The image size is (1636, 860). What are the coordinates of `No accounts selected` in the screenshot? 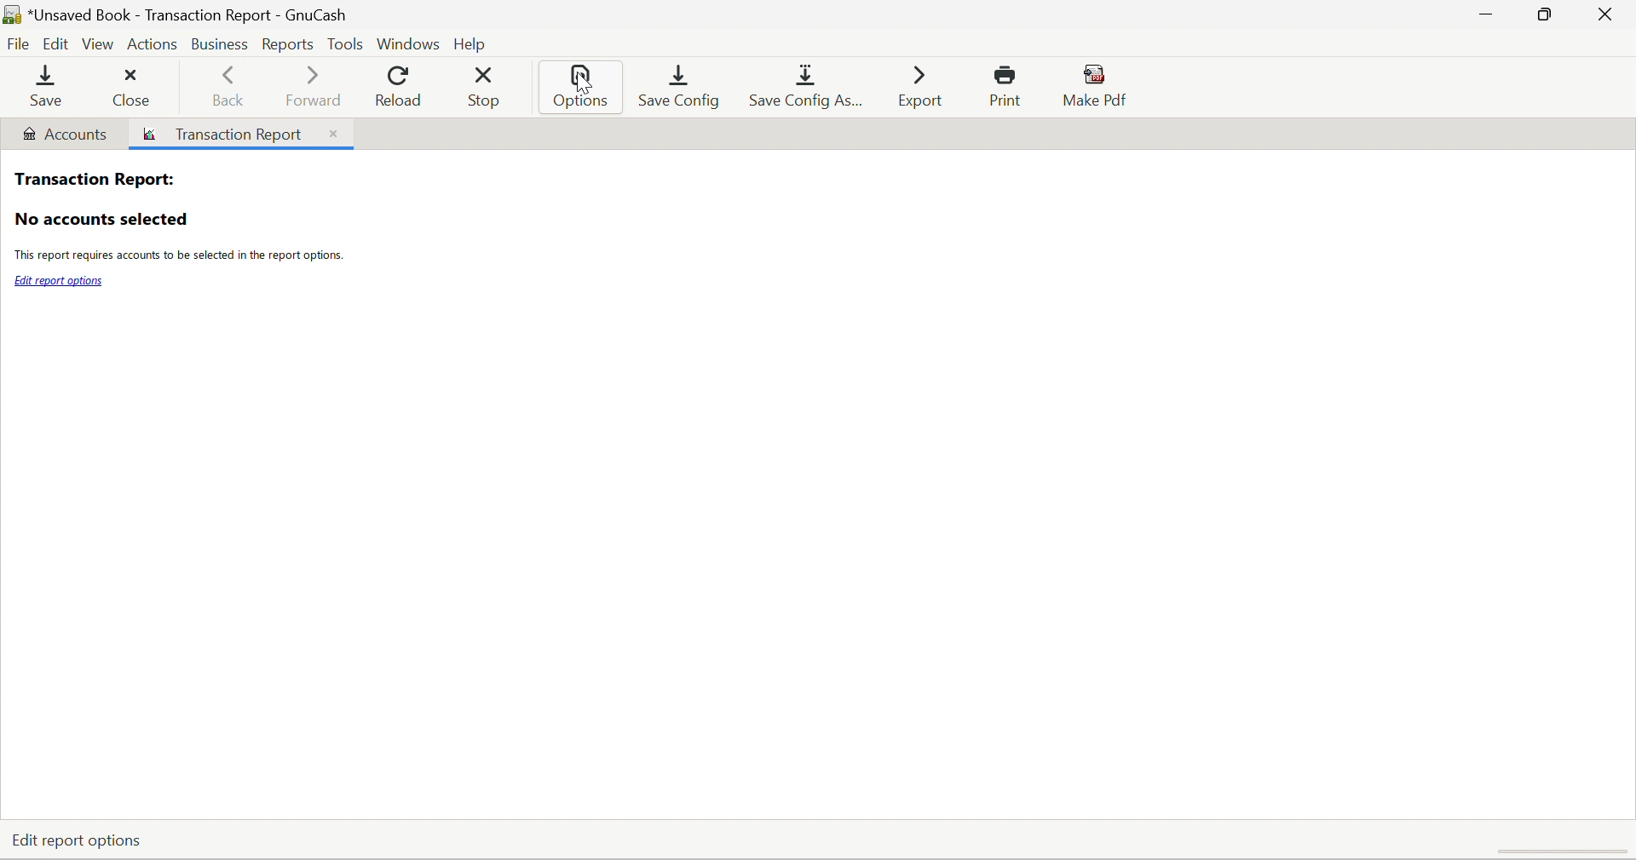 It's located at (101, 220).